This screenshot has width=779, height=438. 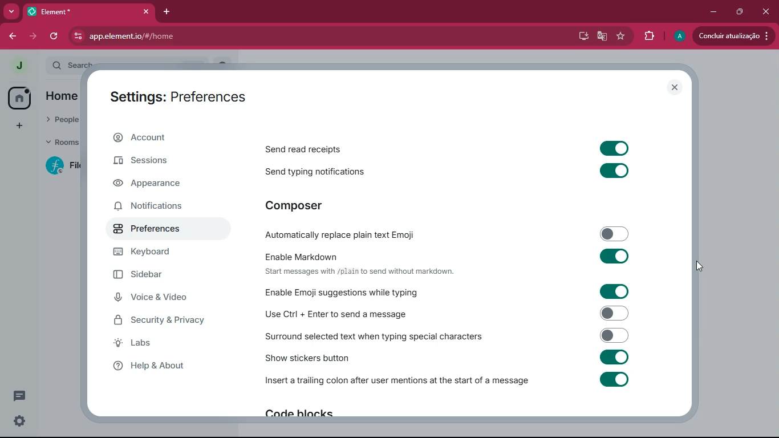 I want to click on search ctrl, so click(x=71, y=64).